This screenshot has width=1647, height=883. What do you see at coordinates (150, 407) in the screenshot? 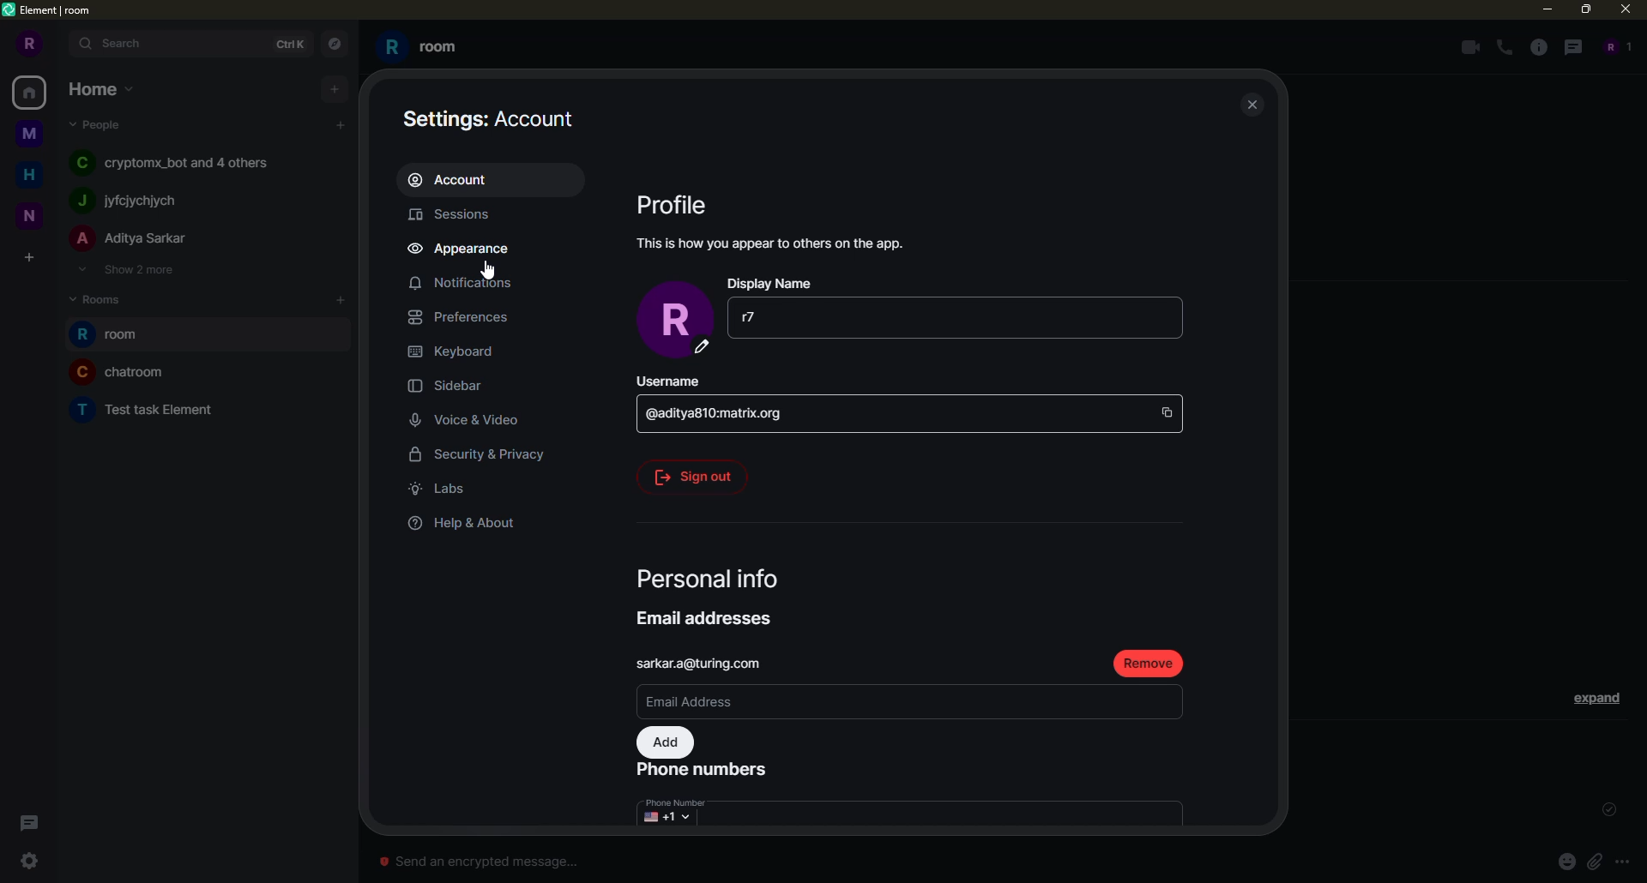
I see `room` at bounding box center [150, 407].